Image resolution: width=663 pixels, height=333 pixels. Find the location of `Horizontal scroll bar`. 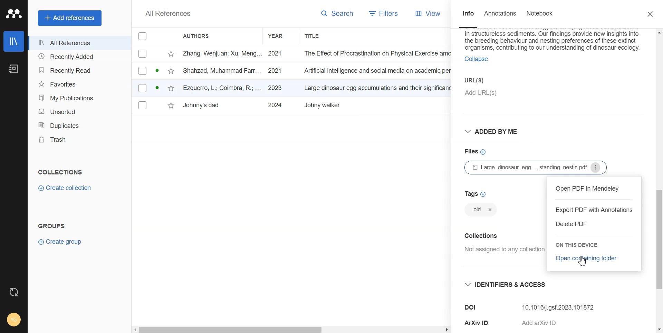

Horizontal scroll bar is located at coordinates (231, 330).